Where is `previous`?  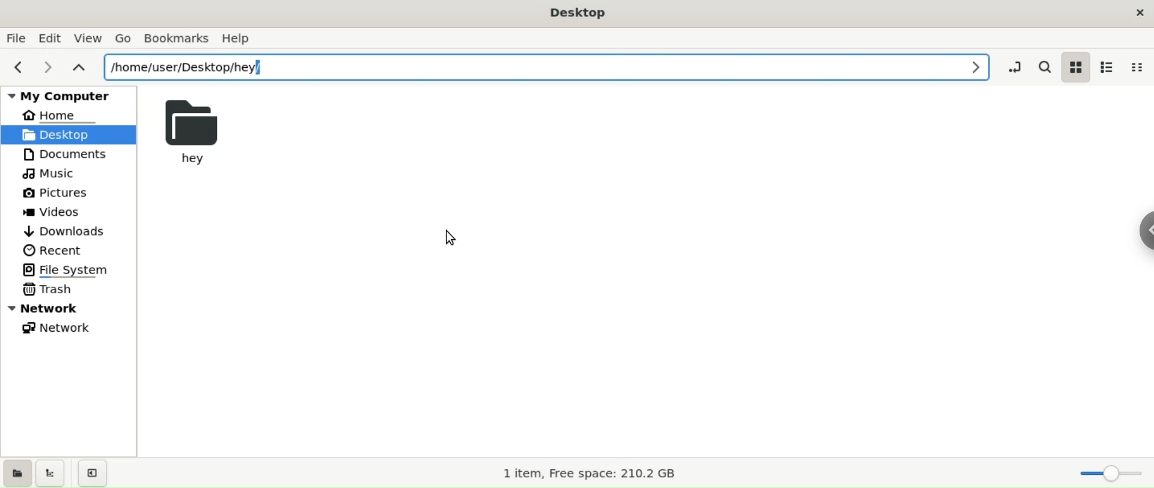 previous is located at coordinates (17, 68).